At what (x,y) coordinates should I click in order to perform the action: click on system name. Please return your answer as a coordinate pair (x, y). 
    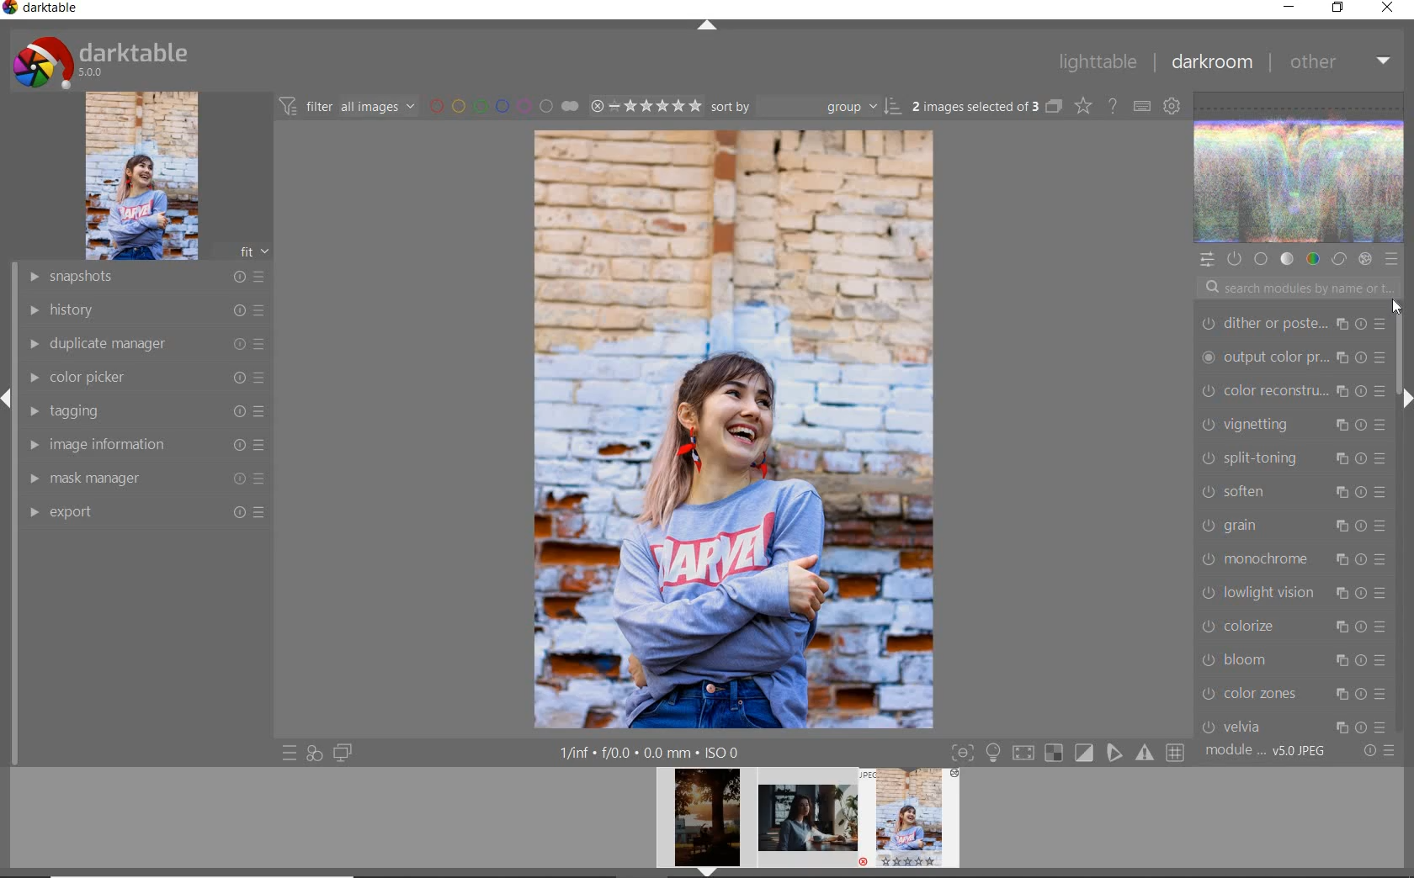
    Looking at the image, I should click on (41, 10).